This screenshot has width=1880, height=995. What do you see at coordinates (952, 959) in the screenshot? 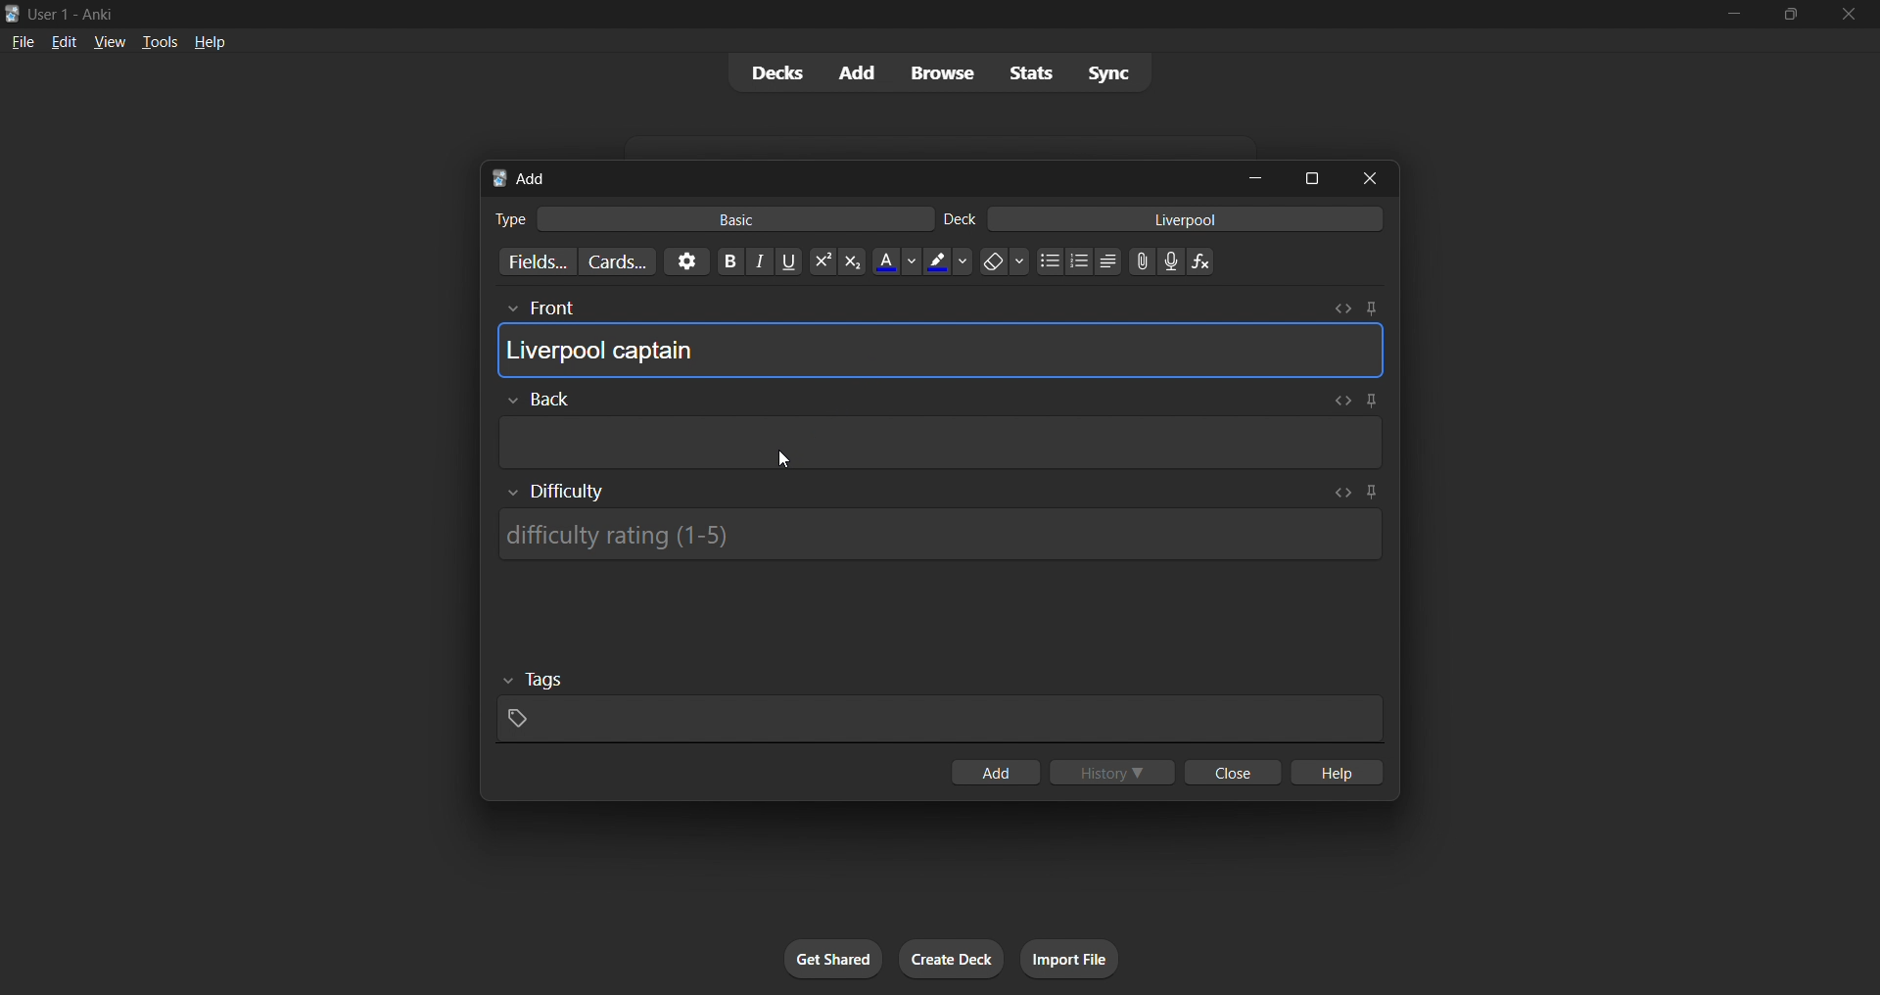
I see `create deck` at bounding box center [952, 959].